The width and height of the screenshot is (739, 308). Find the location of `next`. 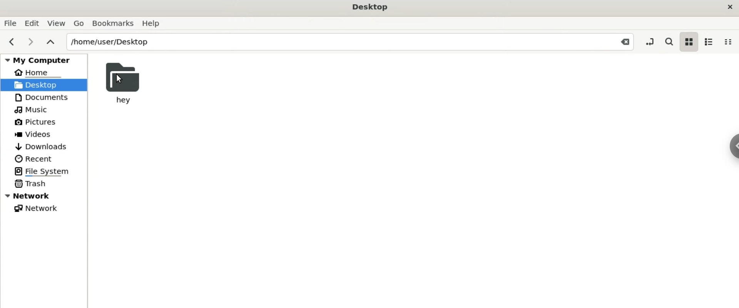

next is located at coordinates (30, 42).